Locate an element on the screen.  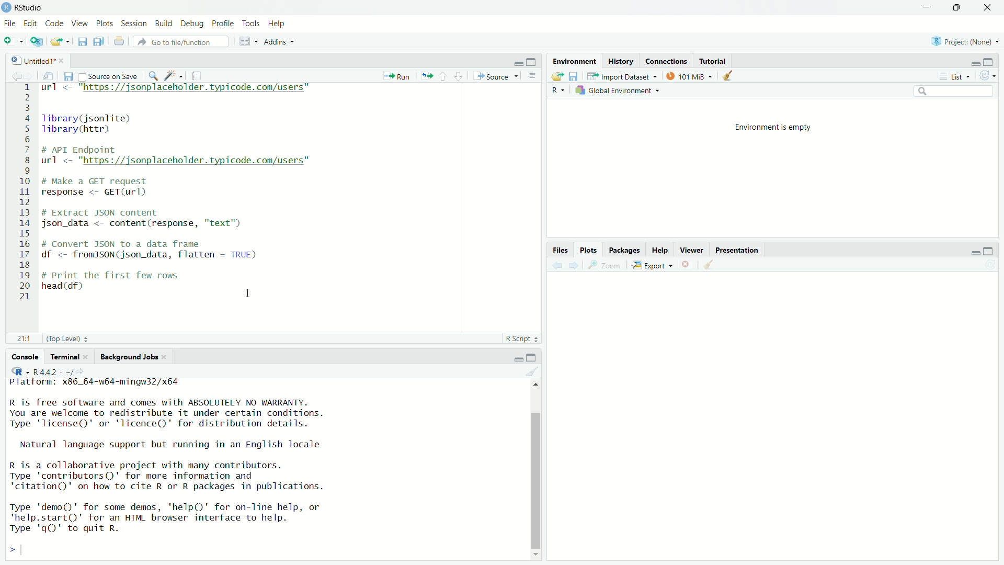
View is located at coordinates (79, 24).